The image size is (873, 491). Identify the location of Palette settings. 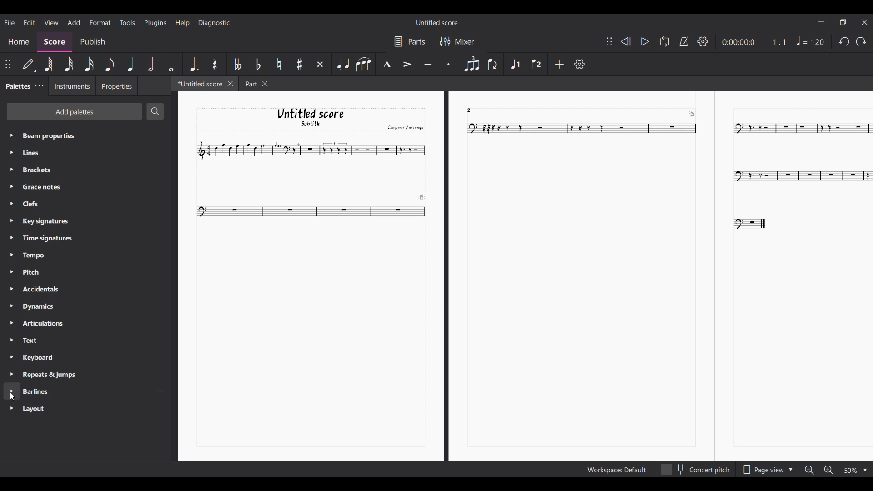
(33, 288).